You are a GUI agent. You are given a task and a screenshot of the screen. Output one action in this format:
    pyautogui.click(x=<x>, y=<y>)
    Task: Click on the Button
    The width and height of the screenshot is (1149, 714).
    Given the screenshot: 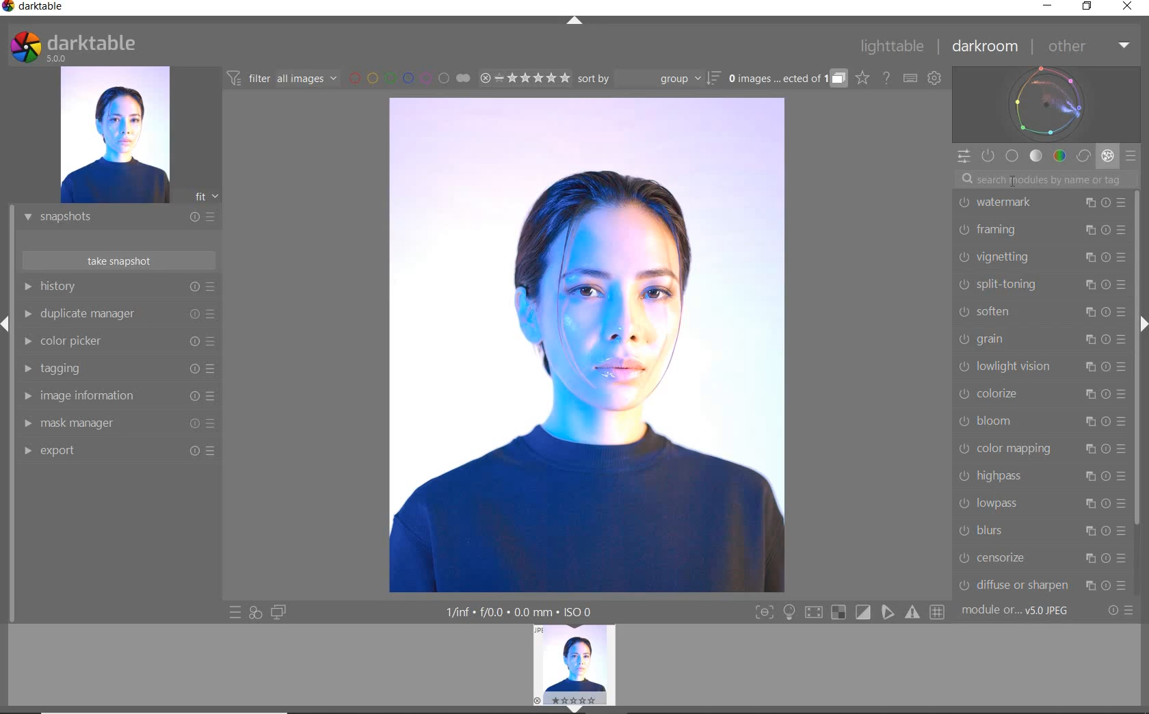 What is the action you would take?
    pyautogui.click(x=914, y=612)
    